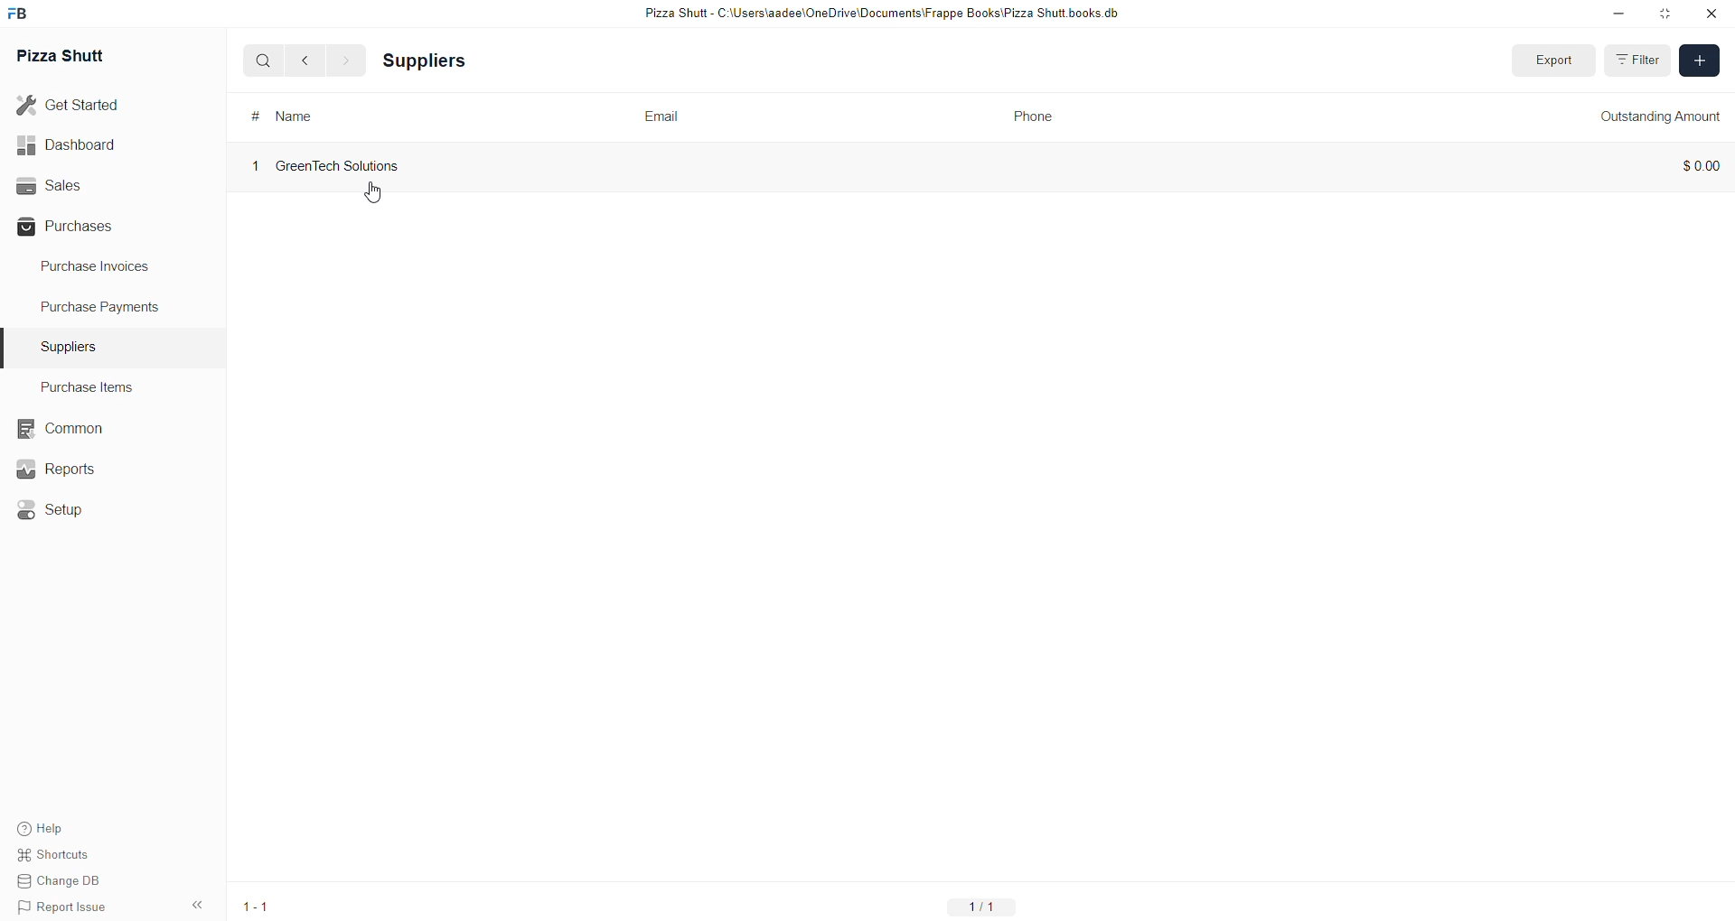  Describe the element at coordinates (302, 60) in the screenshot. I see `previous page` at that location.